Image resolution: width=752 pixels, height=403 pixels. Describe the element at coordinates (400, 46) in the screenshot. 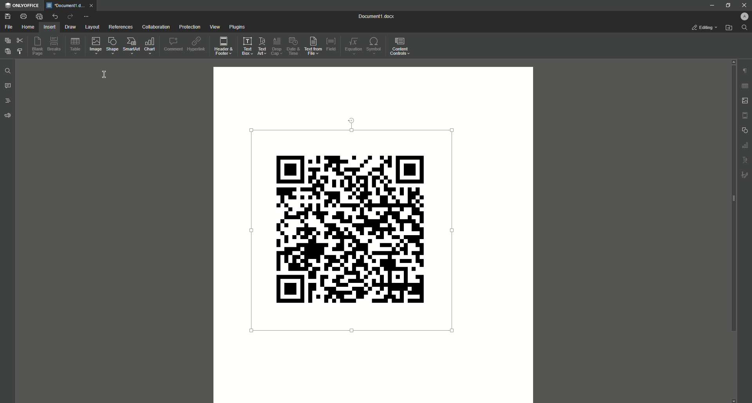

I see `Content Controls` at that location.